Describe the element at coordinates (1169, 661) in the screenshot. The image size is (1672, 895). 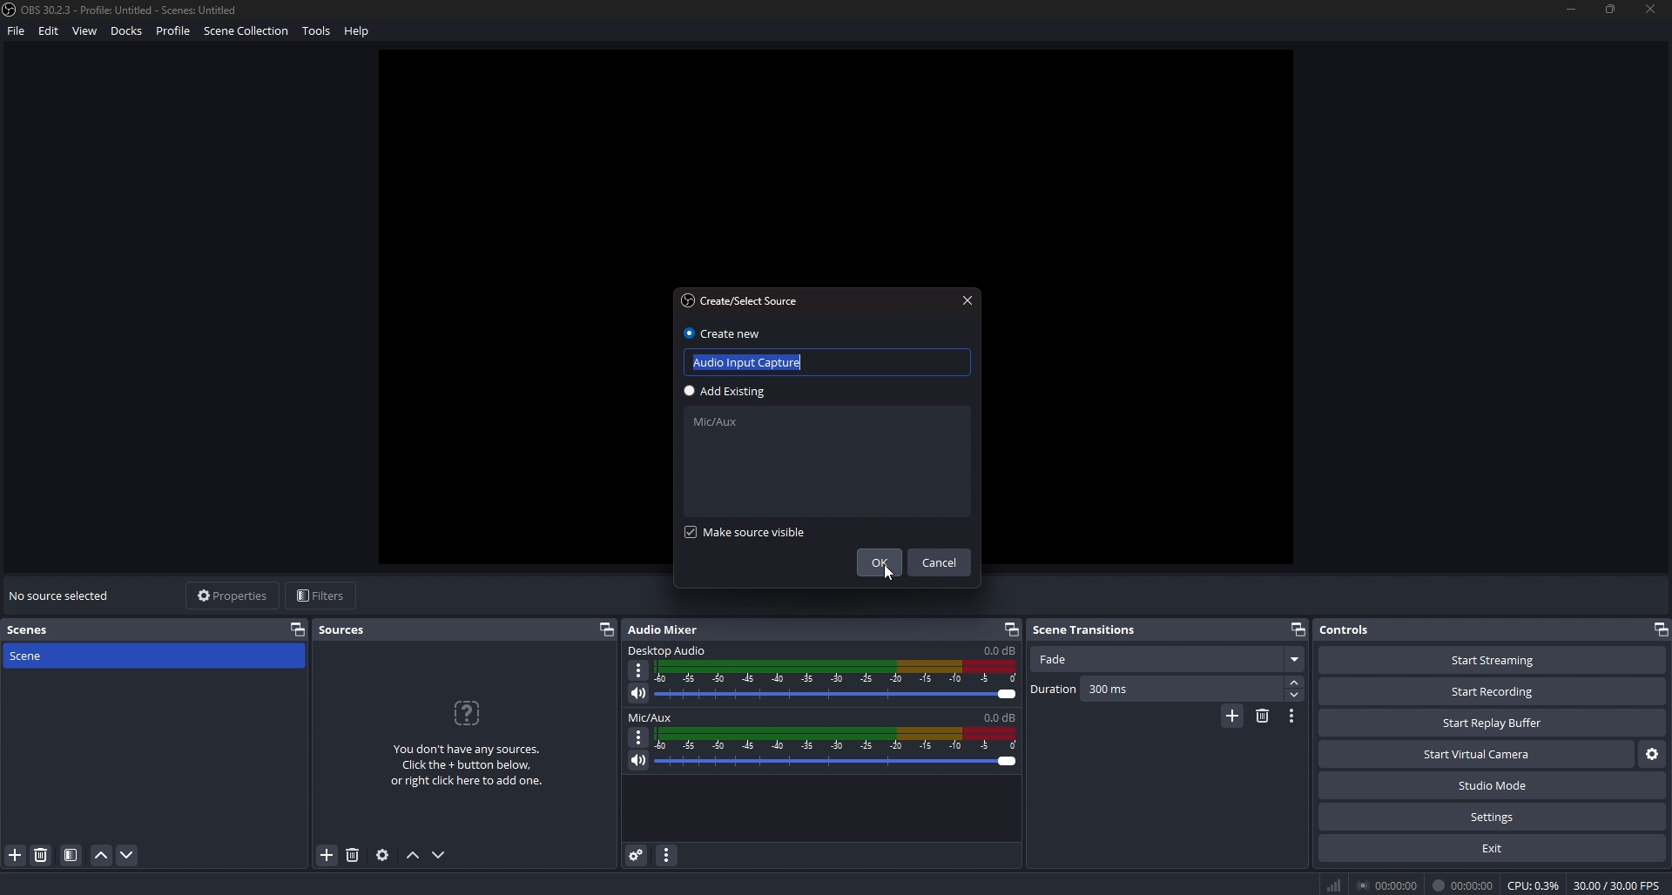
I see `fade` at that location.